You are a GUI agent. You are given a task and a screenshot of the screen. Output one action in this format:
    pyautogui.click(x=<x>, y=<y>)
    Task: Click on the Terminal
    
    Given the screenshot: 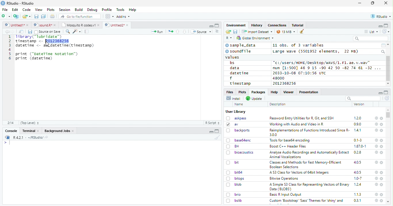 What is the action you would take?
    pyautogui.click(x=30, y=131)
    